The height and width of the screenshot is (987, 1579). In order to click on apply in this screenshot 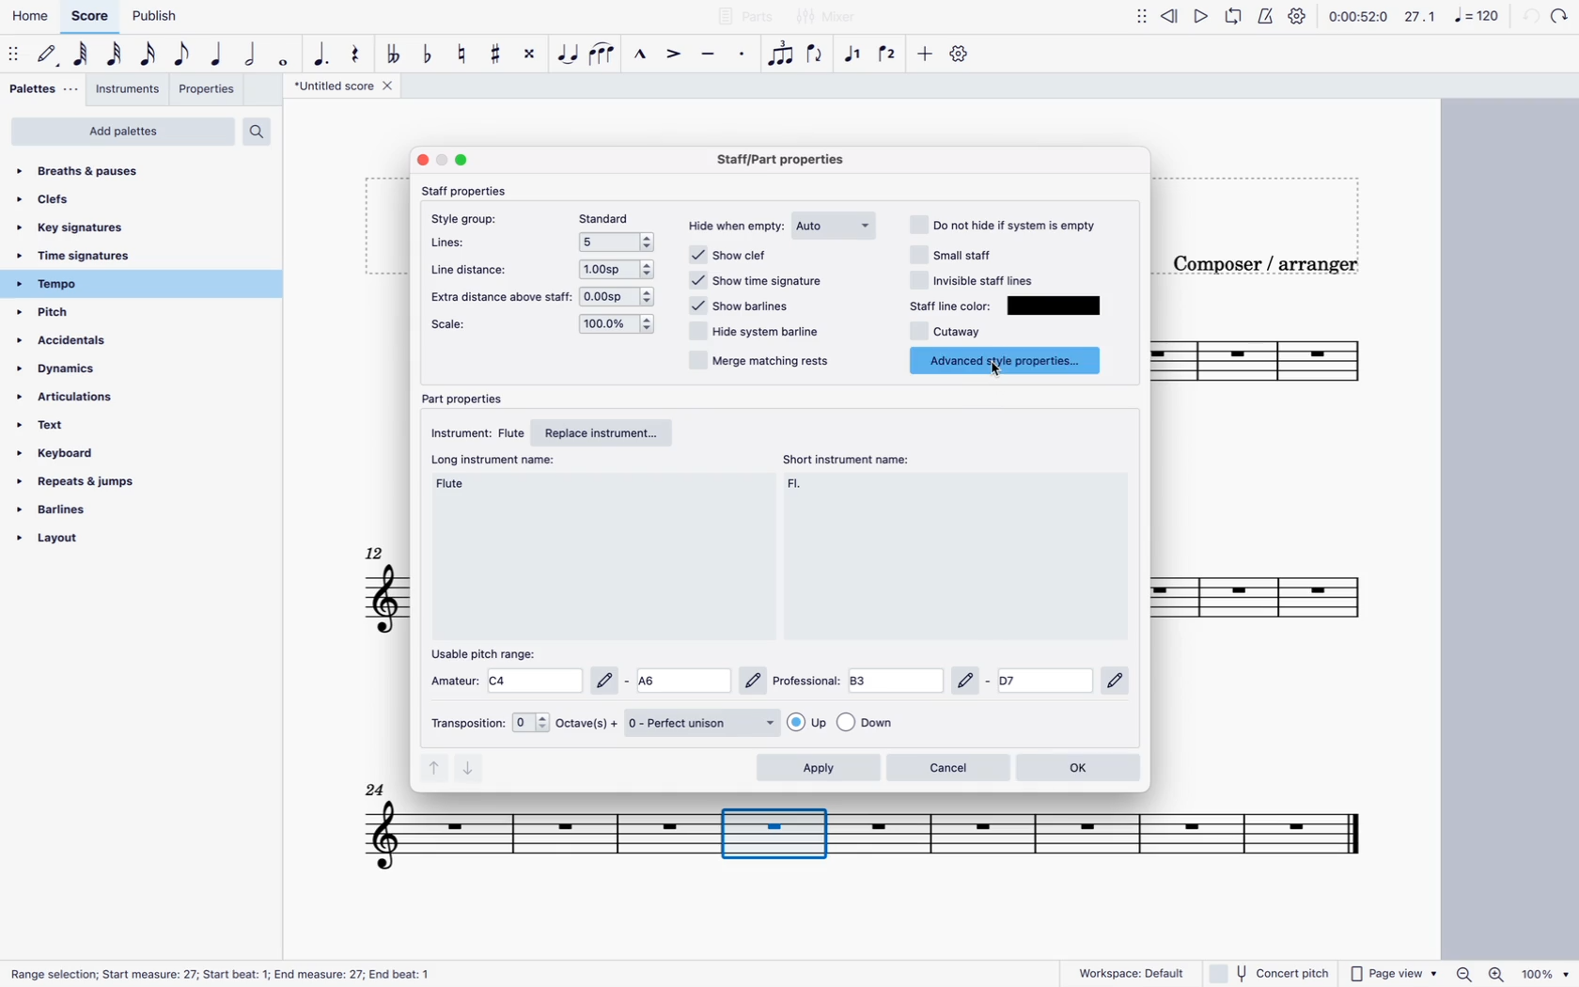, I will do `click(819, 768)`.